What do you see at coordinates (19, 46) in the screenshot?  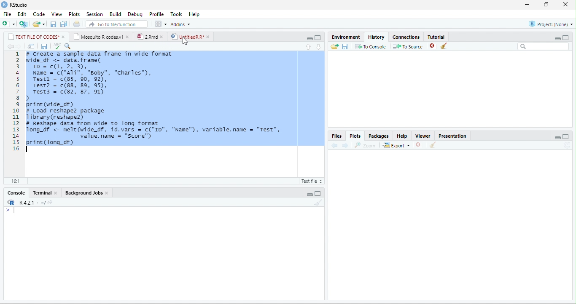 I see `forward` at bounding box center [19, 46].